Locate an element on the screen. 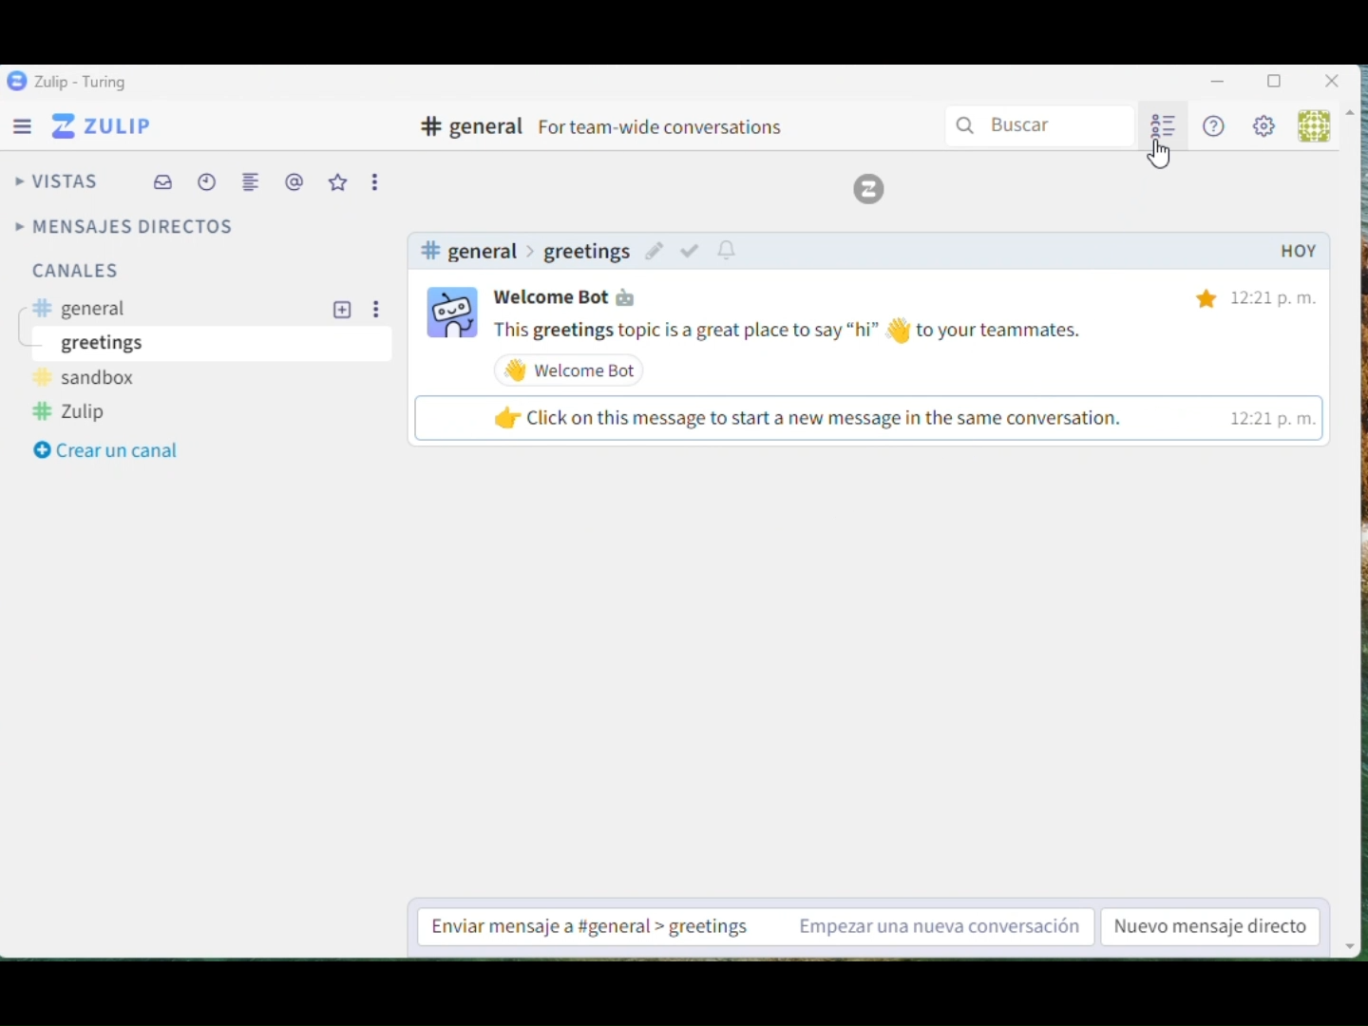  Cursor is located at coordinates (1161, 163).